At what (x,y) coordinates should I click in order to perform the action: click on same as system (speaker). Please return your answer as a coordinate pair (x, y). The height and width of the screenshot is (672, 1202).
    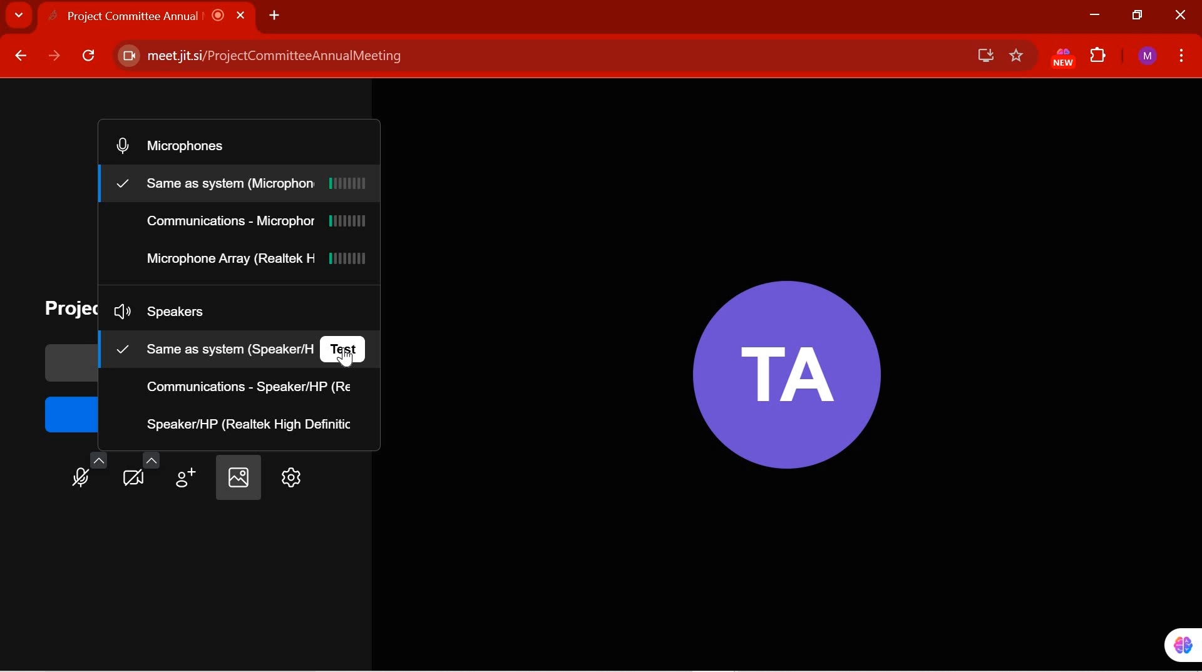
    Looking at the image, I should click on (210, 347).